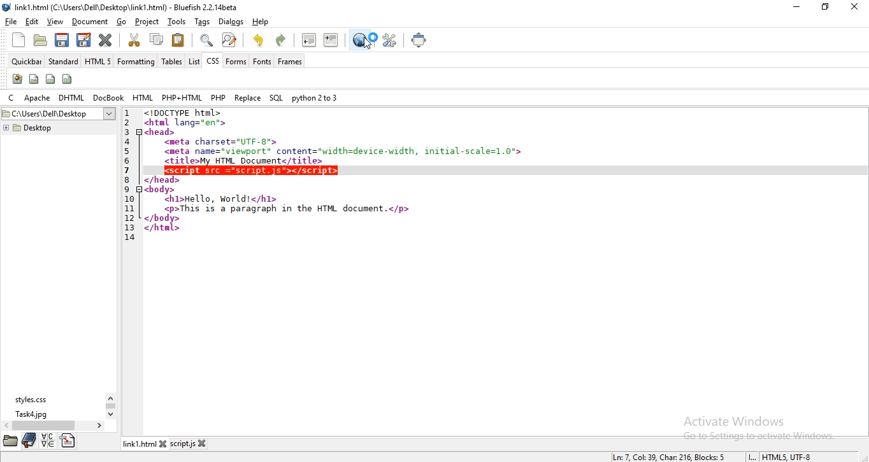 The image size is (869, 462). What do you see at coordinates (253, 170) in the screenshot?
I see `code added` at bounding box center [253, 170].